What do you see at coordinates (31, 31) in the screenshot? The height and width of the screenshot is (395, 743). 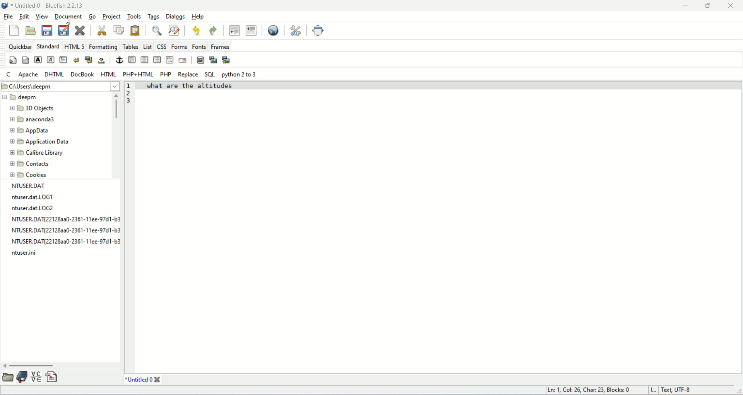 I see `open` at bounding box center [31, 31].